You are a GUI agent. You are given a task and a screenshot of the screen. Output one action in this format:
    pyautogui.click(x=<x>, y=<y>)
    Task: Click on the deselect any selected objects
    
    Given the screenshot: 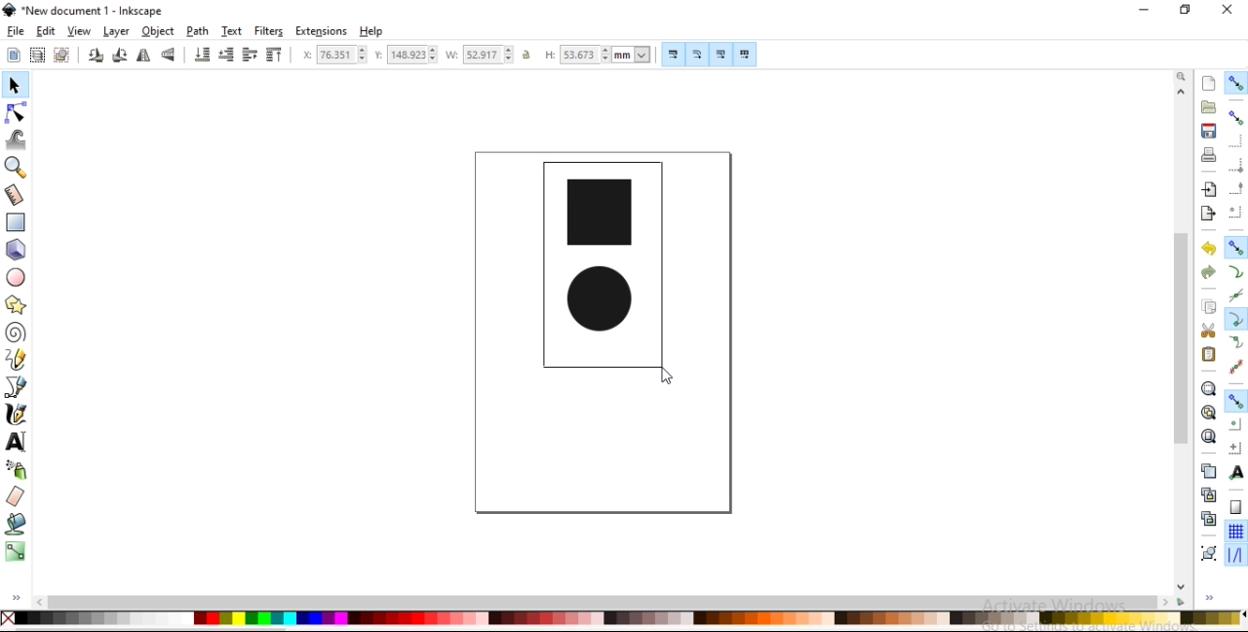 What is the action you would take?
    pyautogui.click(x=64, y=56)
    